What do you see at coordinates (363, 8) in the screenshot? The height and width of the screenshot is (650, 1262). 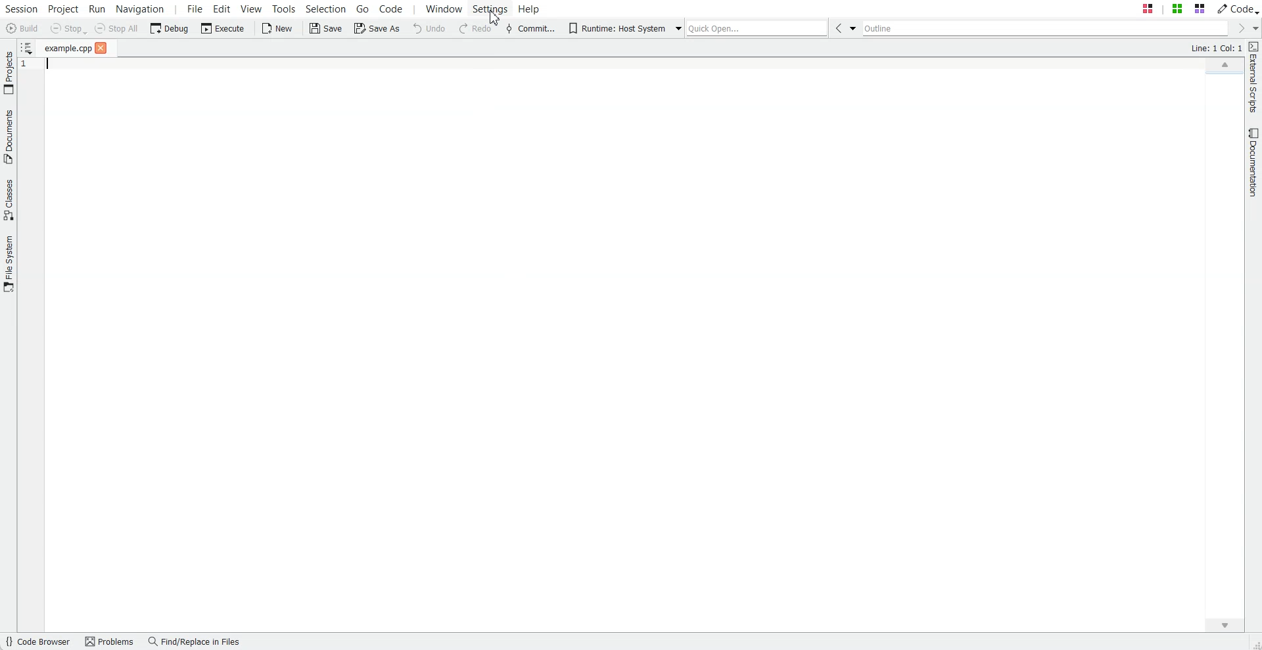 I see `Go` at bounding box center [363, 8].